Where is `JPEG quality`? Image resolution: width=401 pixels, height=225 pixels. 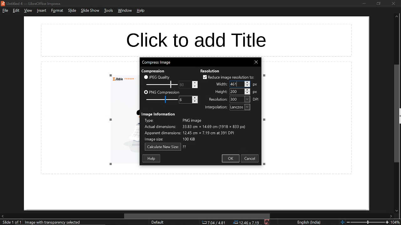
JPEG quality is located at coordinates (160, 77).